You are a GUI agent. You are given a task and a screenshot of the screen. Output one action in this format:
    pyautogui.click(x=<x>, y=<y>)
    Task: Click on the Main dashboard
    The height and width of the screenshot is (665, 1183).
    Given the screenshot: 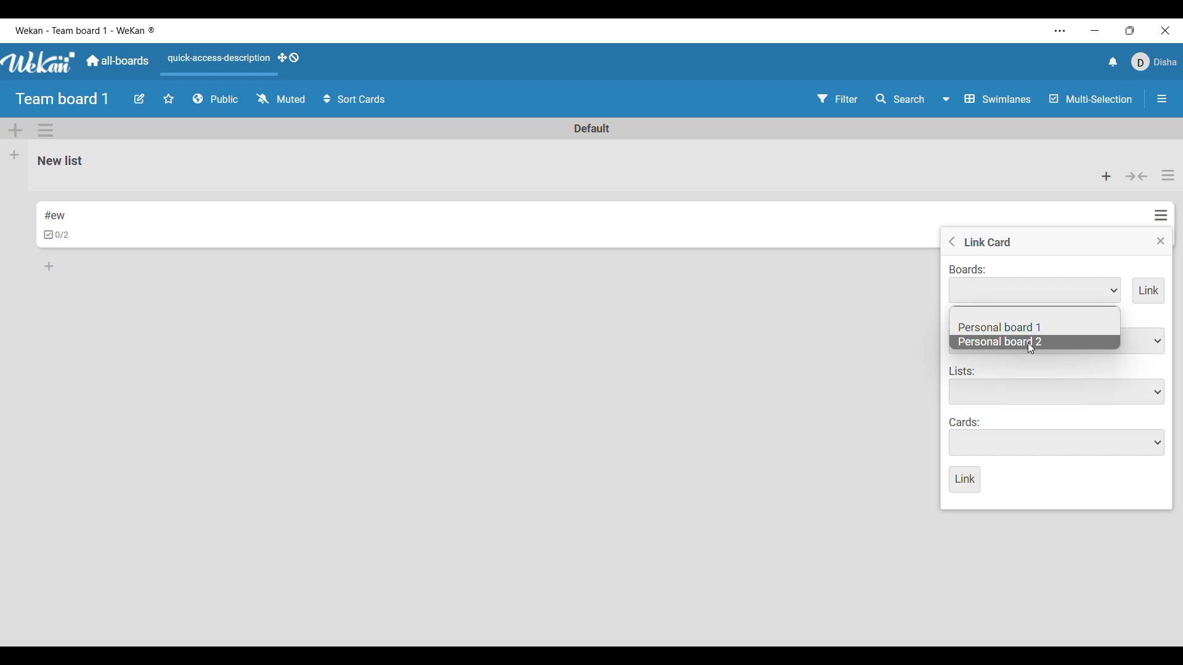 What is the action you would take?
    pyautogui.click(x=118, y=61)
    